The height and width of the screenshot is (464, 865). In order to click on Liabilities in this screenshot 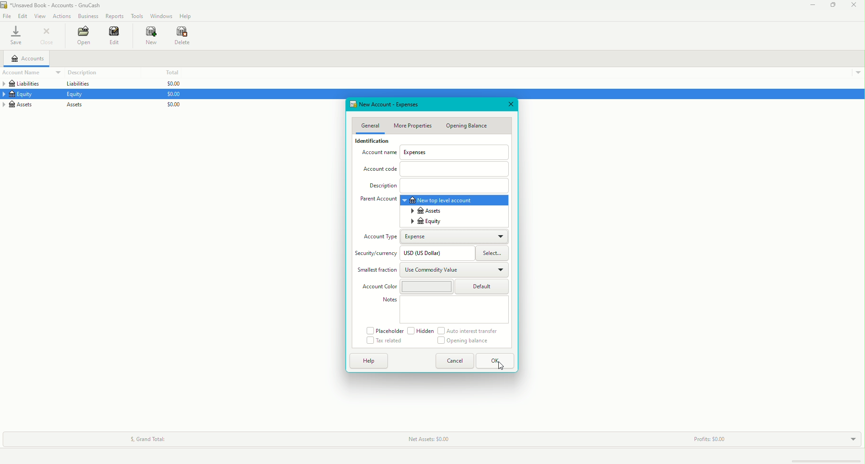, I will do `click(77, 84)`.